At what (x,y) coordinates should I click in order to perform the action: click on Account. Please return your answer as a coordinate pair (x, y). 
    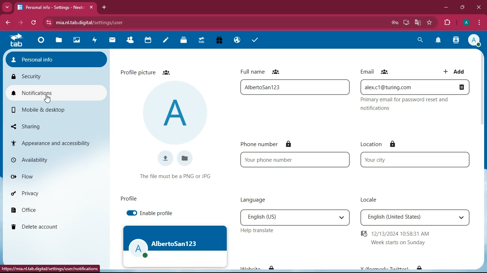
    Looking at the image, I should click on (474, 40).